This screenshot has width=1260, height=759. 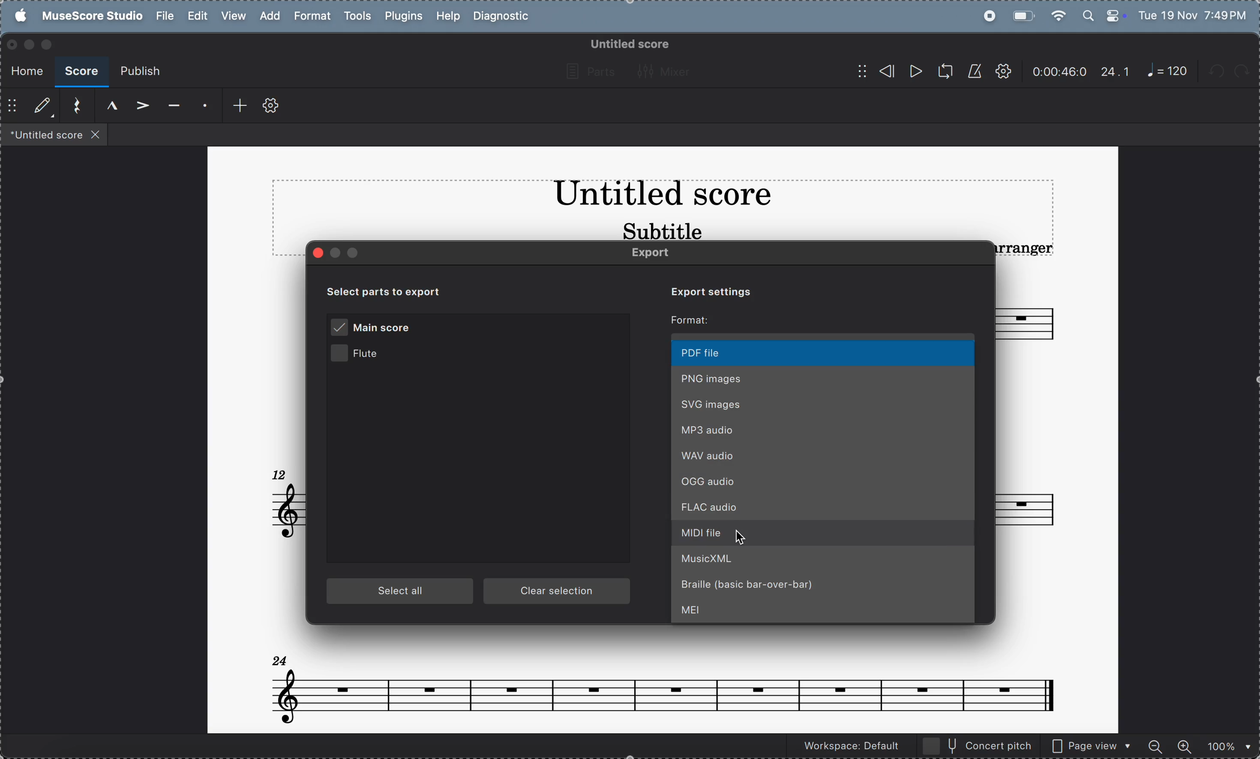 I want to click on clear section, so click(x=558, y=592).